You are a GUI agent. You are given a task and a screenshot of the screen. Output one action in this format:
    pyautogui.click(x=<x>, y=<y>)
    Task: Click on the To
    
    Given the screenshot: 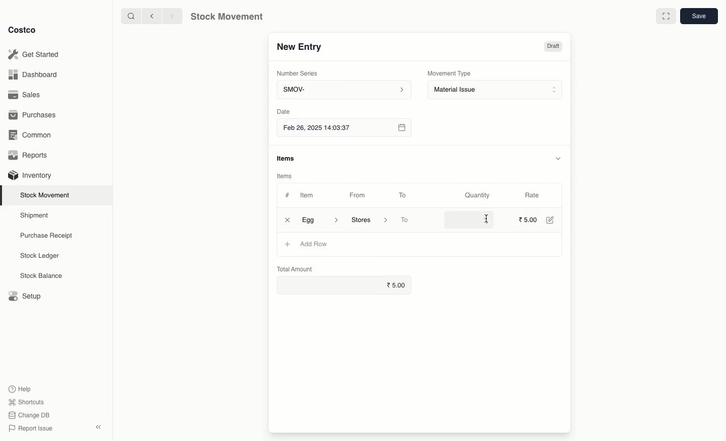 What is the action you would take?
    pyautogui.click(x=405, y=220)
    